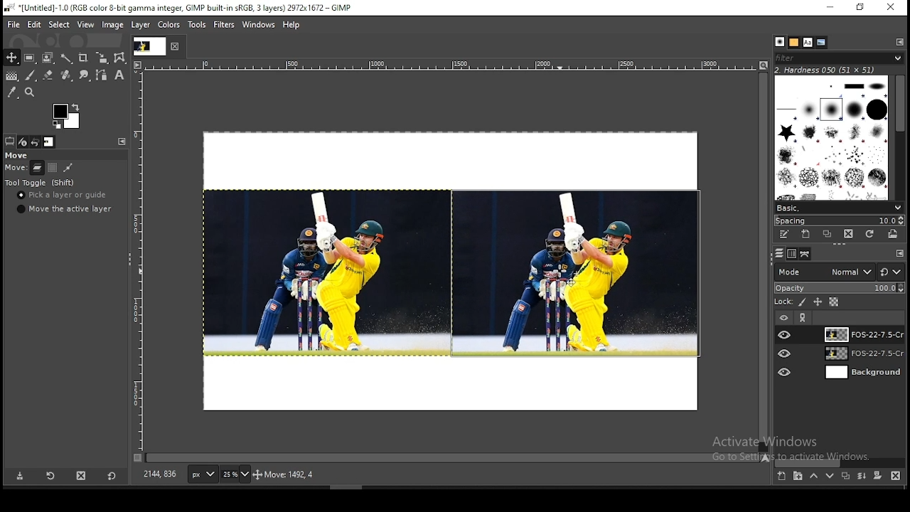  Describe the element at coordinates (901, 135) in the screenshot. I see `Scroll bar` at that location.